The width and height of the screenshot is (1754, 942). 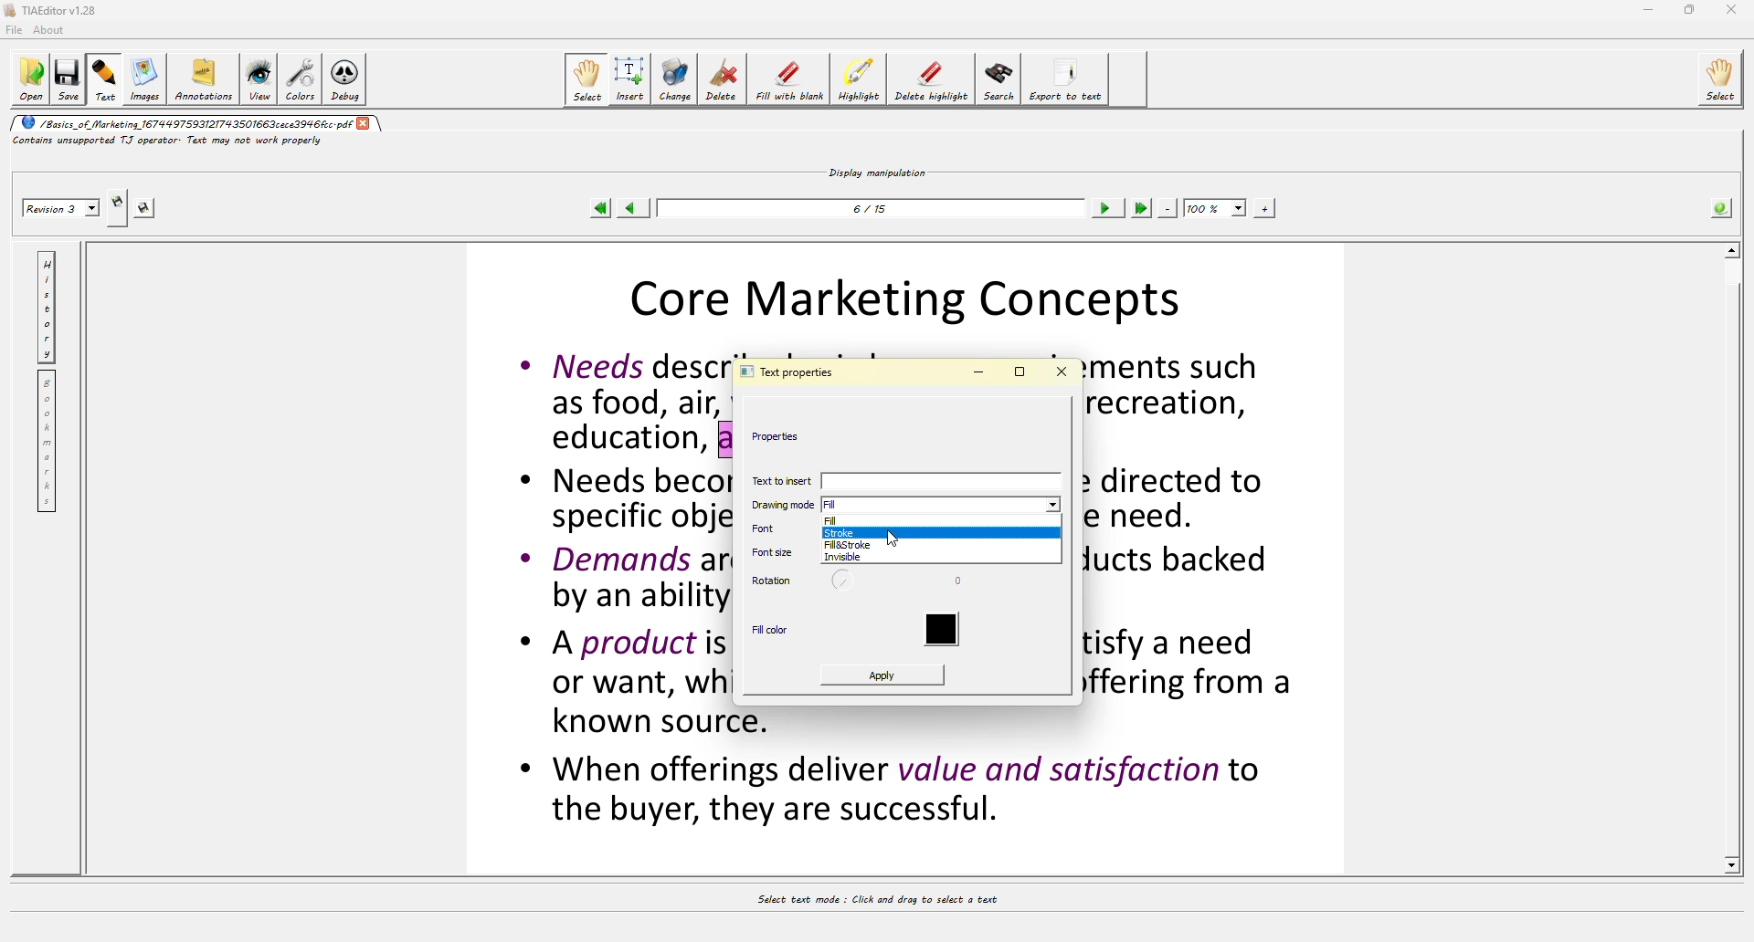 What do you see at coordinates (1263, 209) in the screenshot?
I see `zoom in` at bounding box center [1263, 209].